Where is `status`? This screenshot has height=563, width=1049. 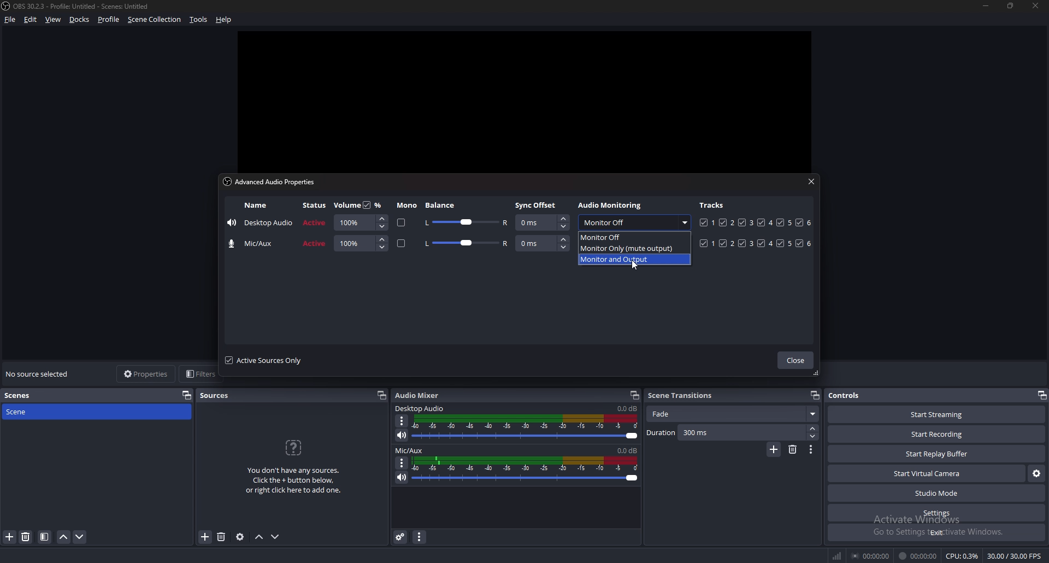 status is located at coordinates (315, 204).